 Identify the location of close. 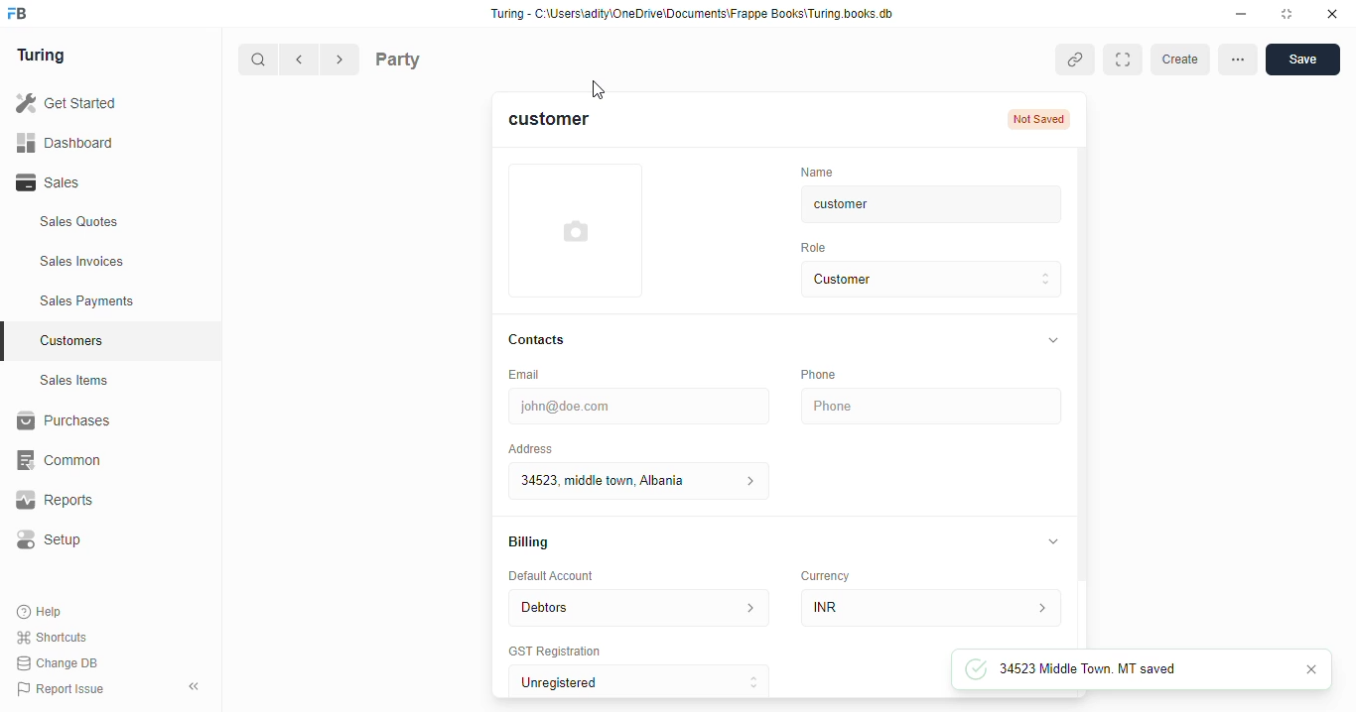
(1303, 670).